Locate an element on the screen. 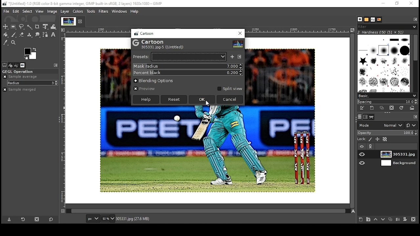 This screenshot has width=420, height=236. blending options is located at coordinates (156, 80).